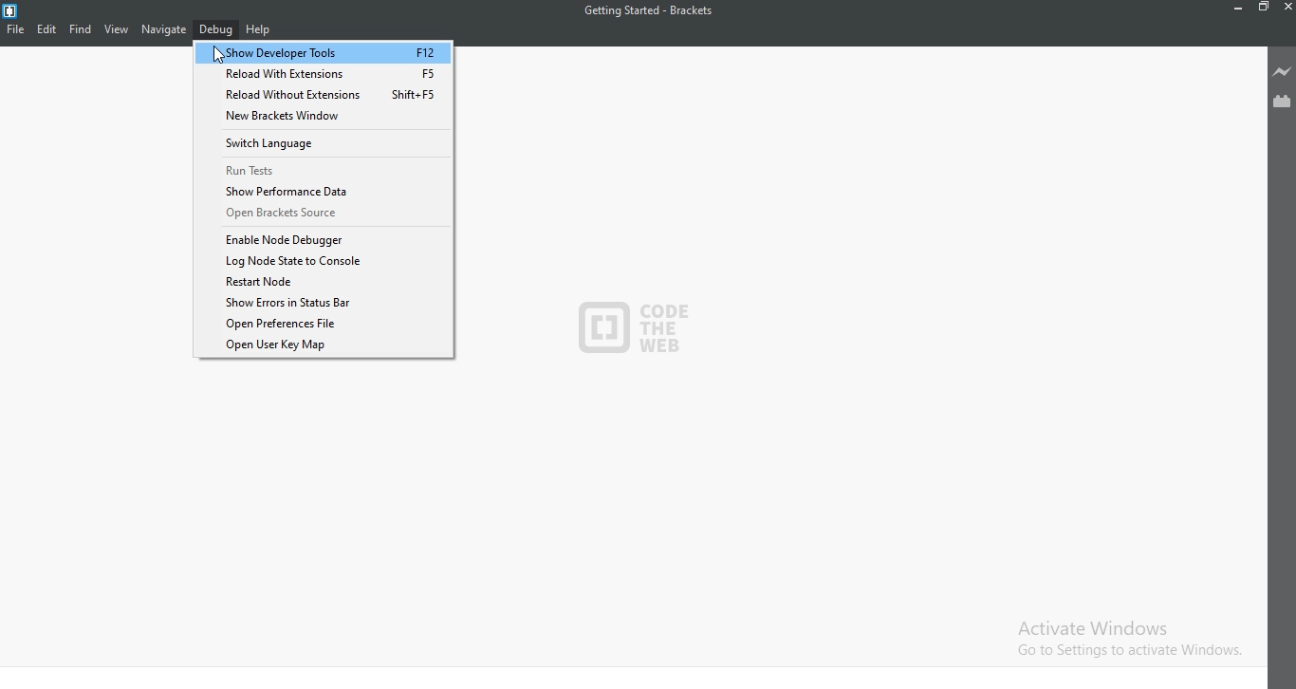 The width and height of the screenshot is (1296, 689). Describe the element at coordinates (1282, 99) in the screenshot. I see `Extension Manager` at that location.